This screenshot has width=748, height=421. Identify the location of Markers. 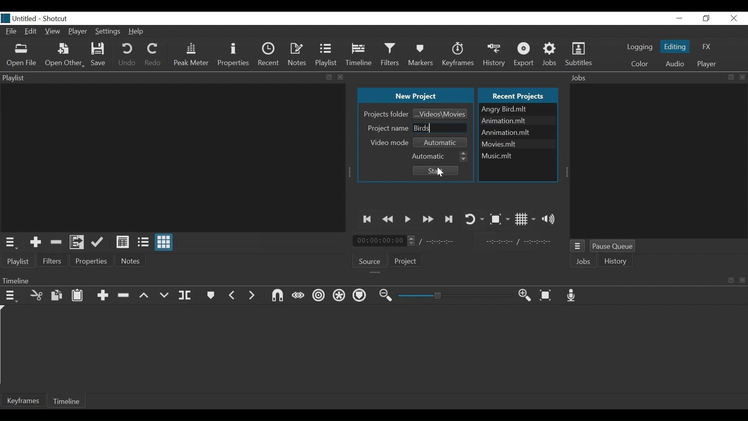
(211, 295).